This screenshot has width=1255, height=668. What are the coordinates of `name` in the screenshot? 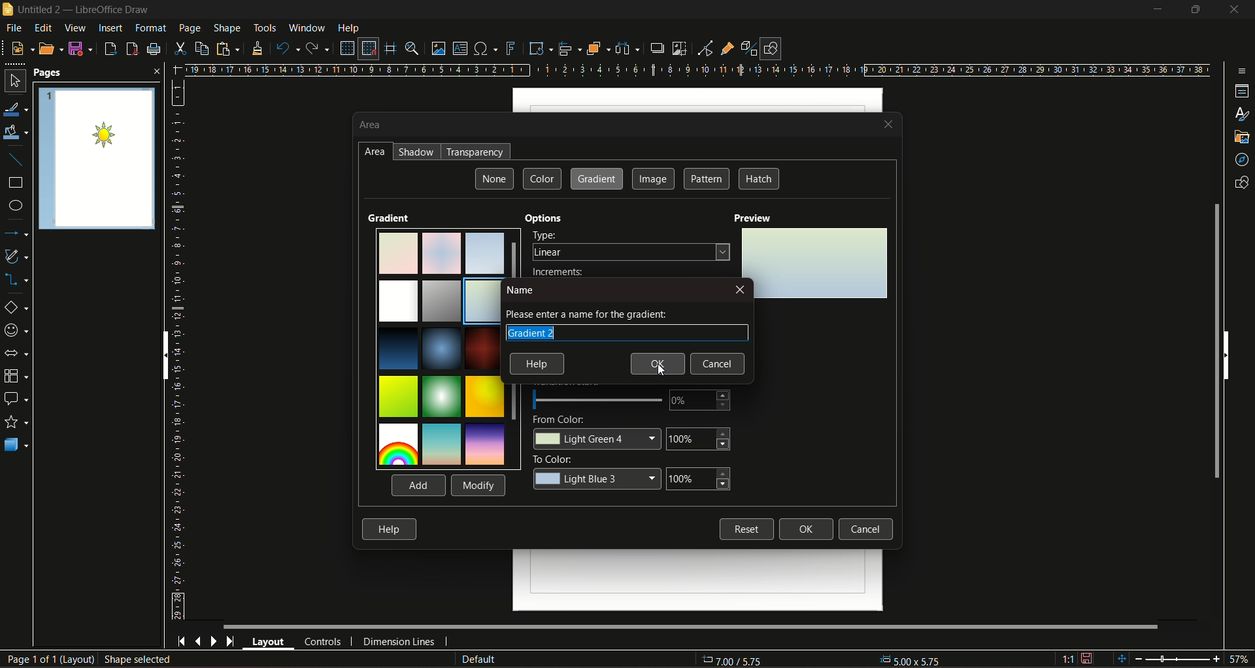 It's located at (521, 291).